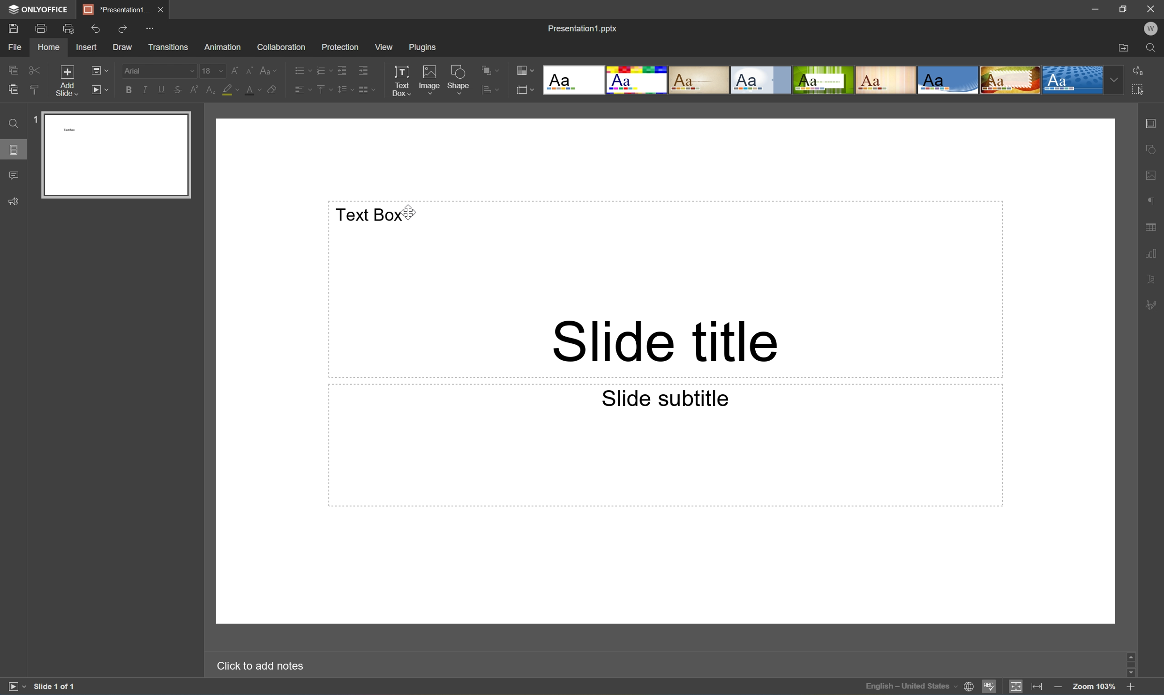 Image resolution: width=1164 pixels, height=695 pixels. What do you see at coordinates (368, 91) in the screenshot?
I see `Insert columns` at bounding box center [368, 91].